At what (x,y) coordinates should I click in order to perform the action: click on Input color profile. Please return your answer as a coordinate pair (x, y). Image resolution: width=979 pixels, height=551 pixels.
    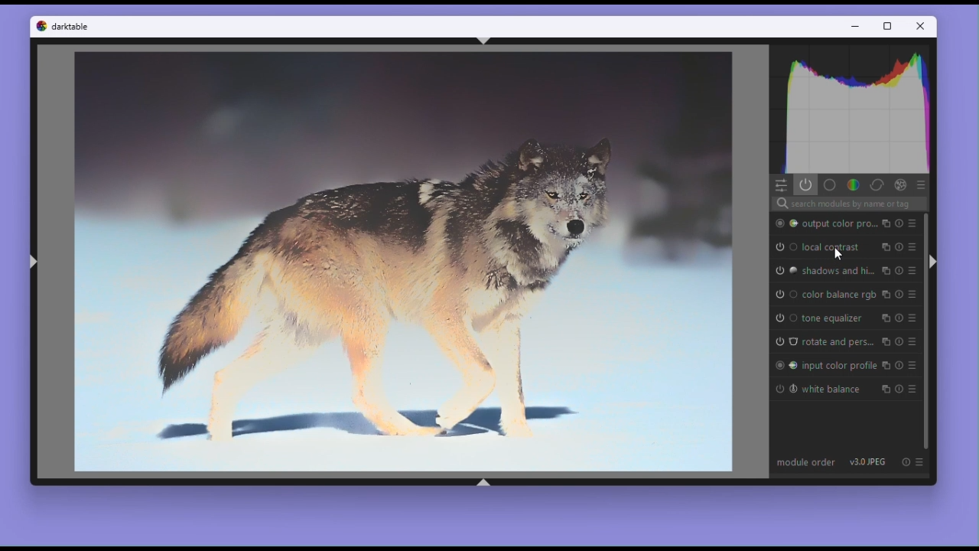
    Looking at the image, I should click on (839, 364).